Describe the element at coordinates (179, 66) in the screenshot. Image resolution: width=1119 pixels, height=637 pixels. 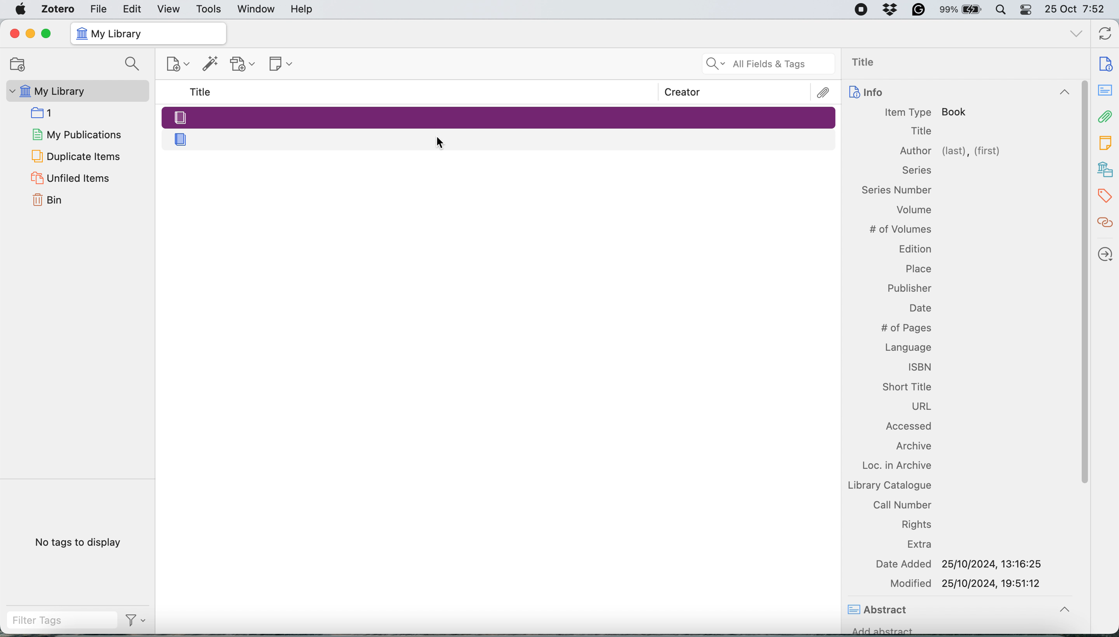
I see `New Item` at that location.